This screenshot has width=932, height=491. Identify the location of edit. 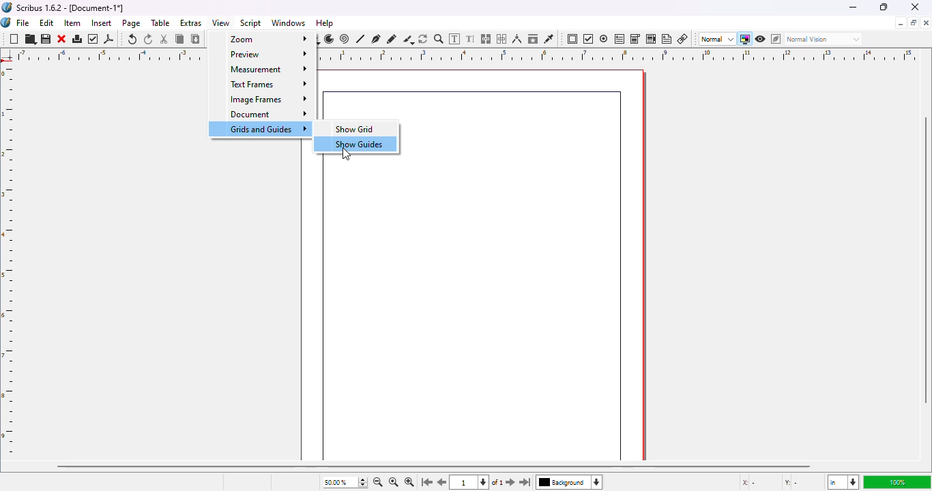
(46, 23).